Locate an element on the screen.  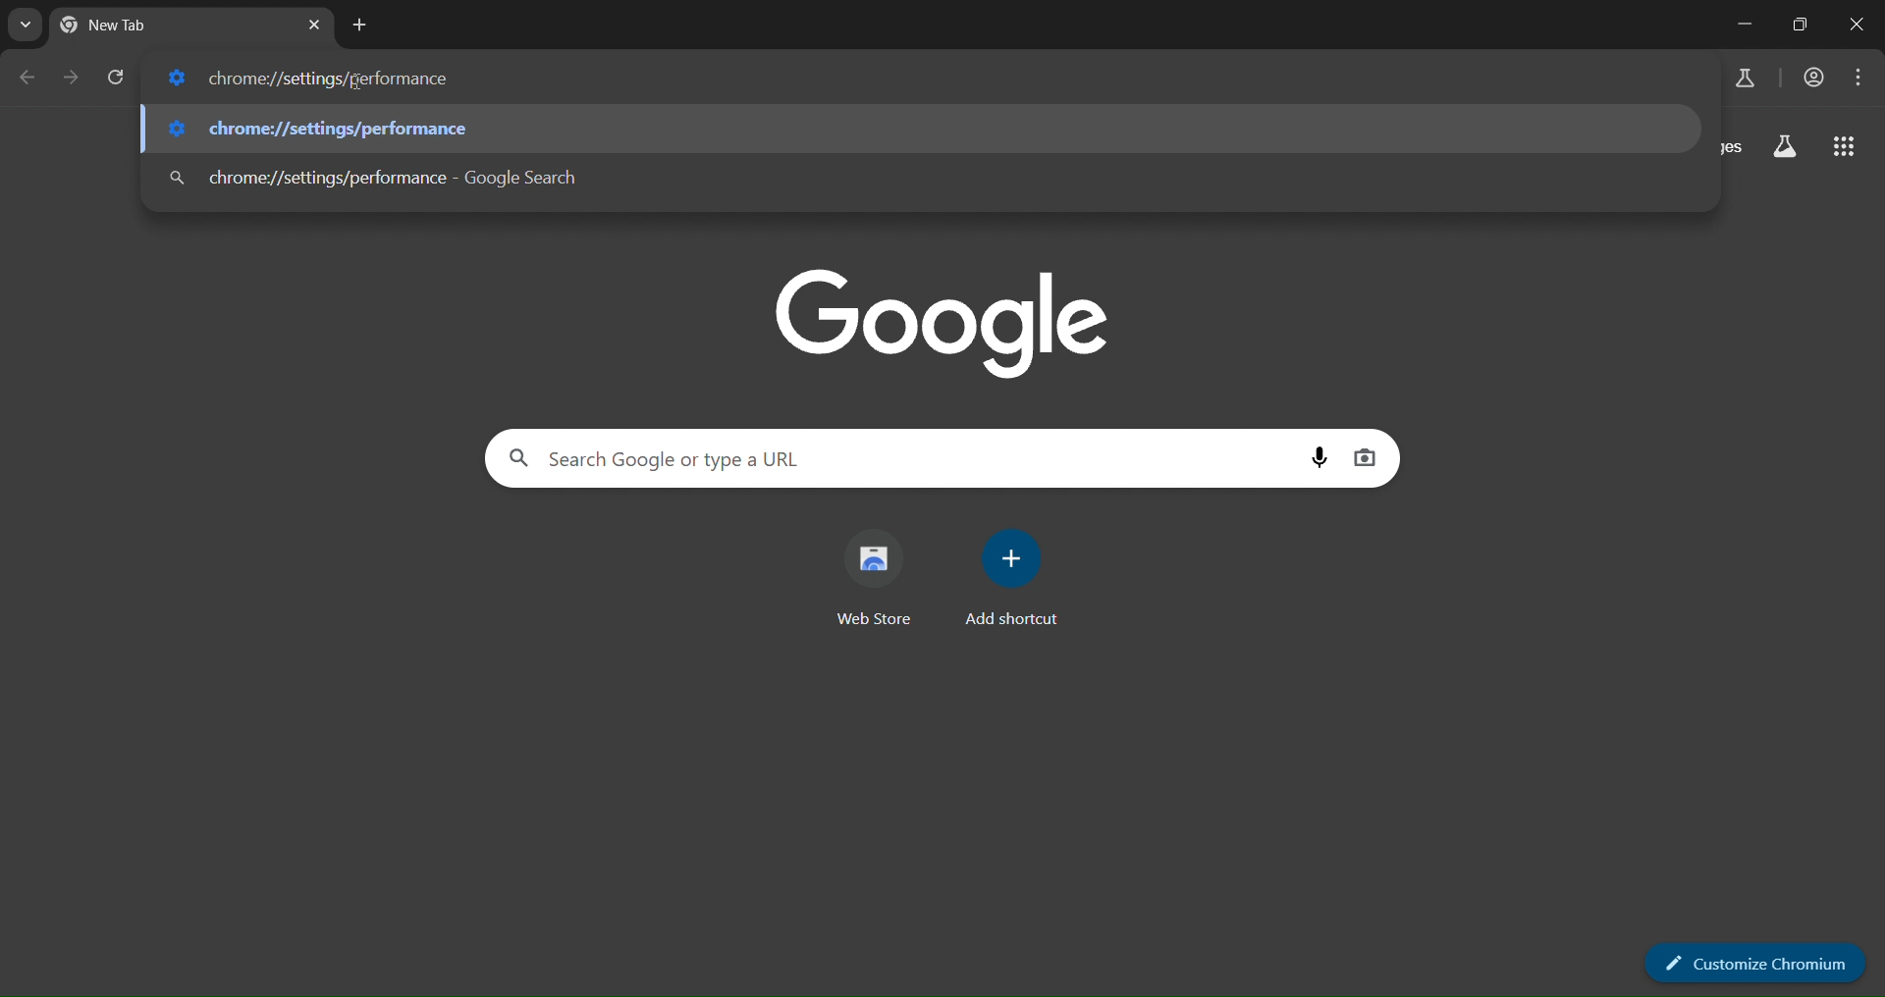
search labs is located at coordinates (1745, 79).